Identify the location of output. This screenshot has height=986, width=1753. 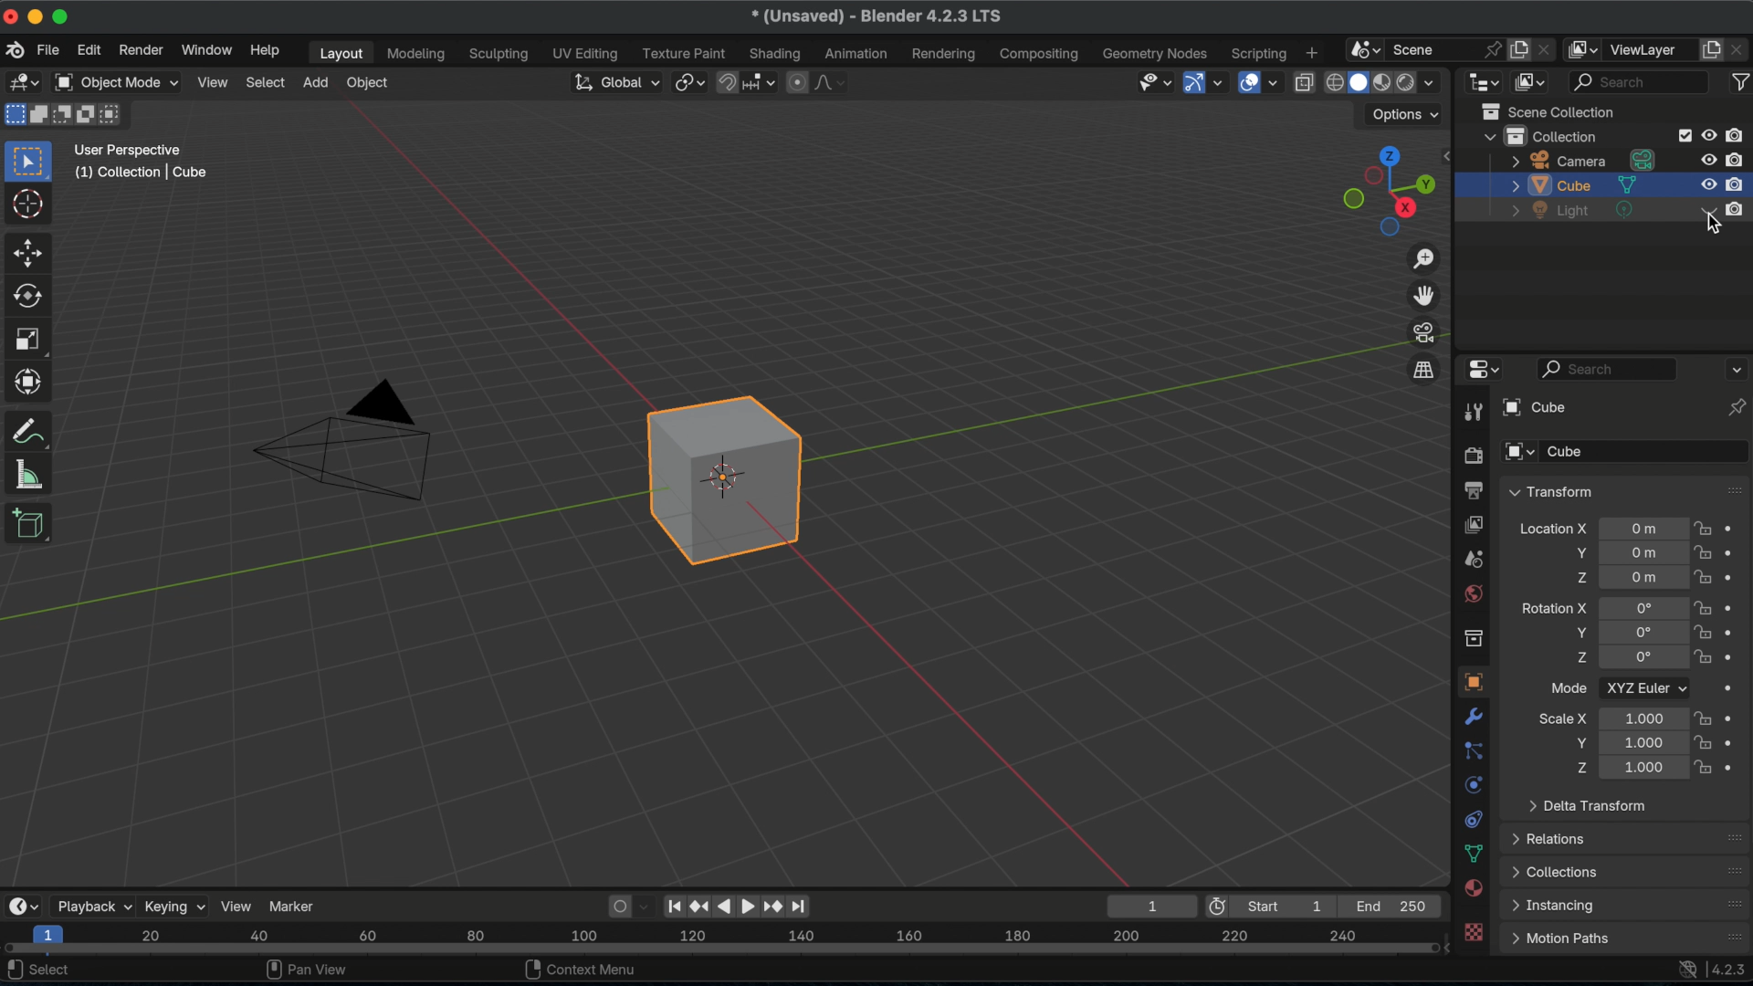
(1472, 557).